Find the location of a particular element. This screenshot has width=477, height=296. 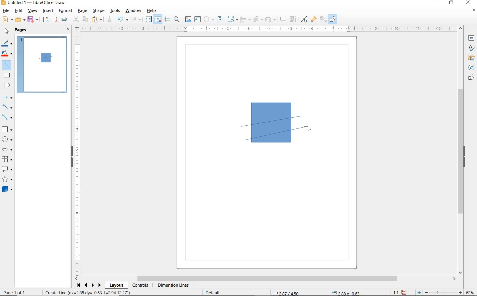

STARS AND BANNERS is located at coordinates (7, 179).